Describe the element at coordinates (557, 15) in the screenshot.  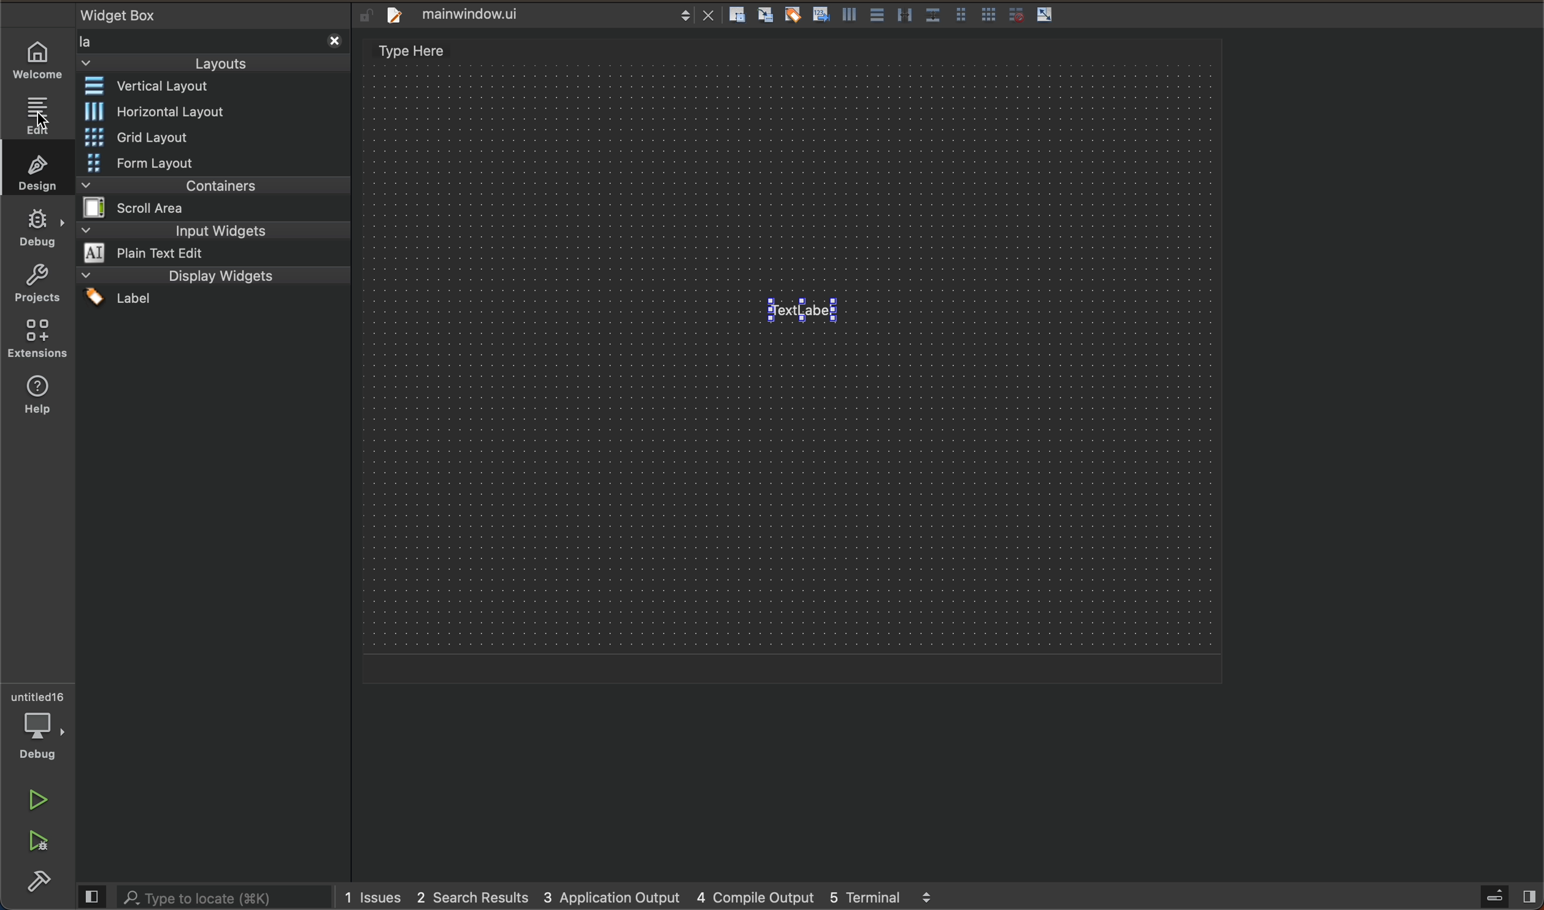
I see `mainwindow.ui` at that location.